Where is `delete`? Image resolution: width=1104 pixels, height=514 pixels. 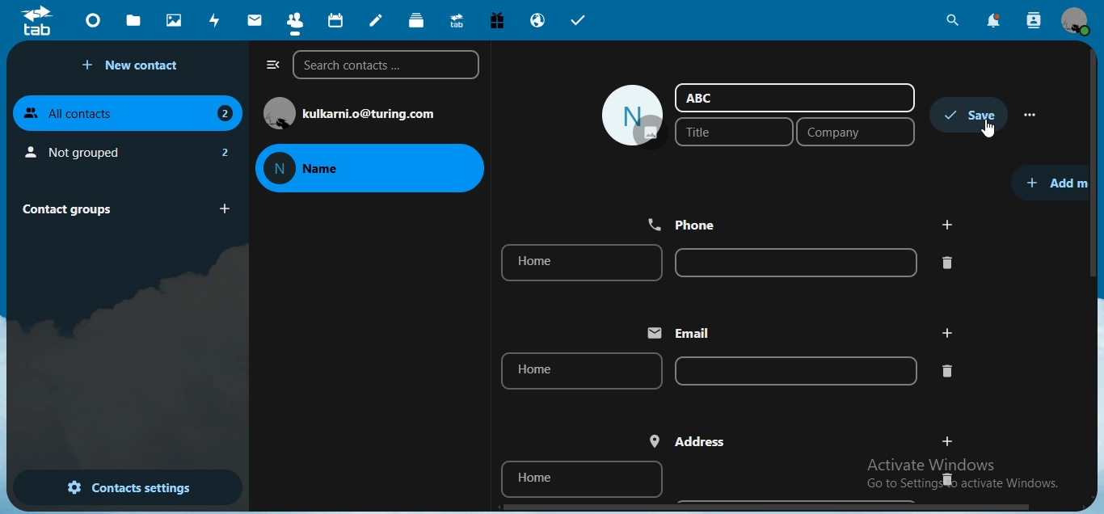 delete is located at coordinates (947, 371).